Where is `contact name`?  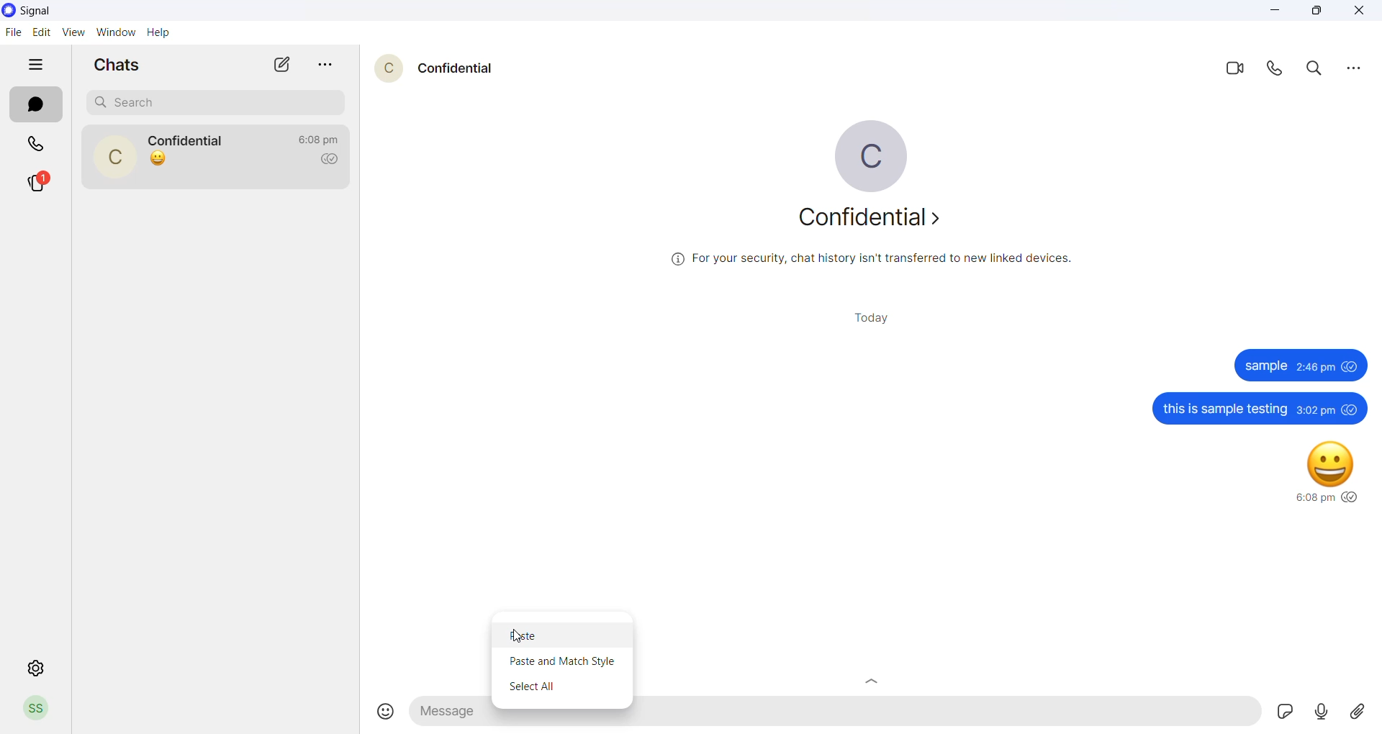 contact name is located at coordinates (191, 140).